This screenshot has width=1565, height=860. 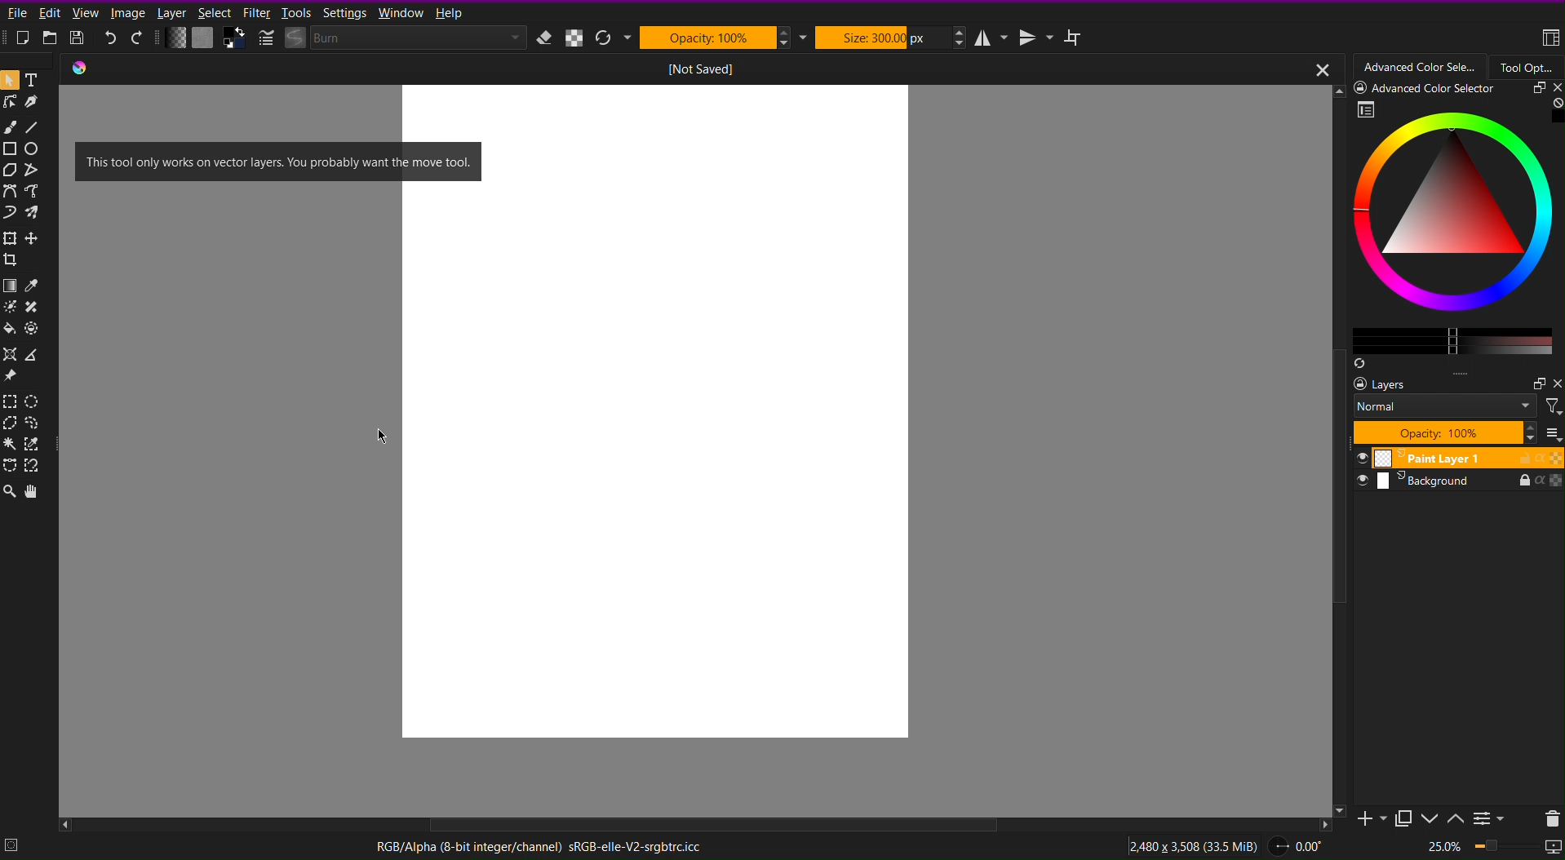 What do you see at coordinates (24, 366) in the screenshot?
I see `Assistant Tools` at bounding box center [24, 366].